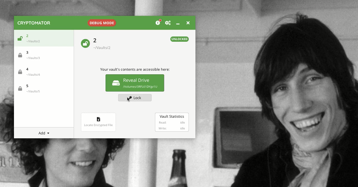  I want to click on Reveal drive, so click(135, 83).